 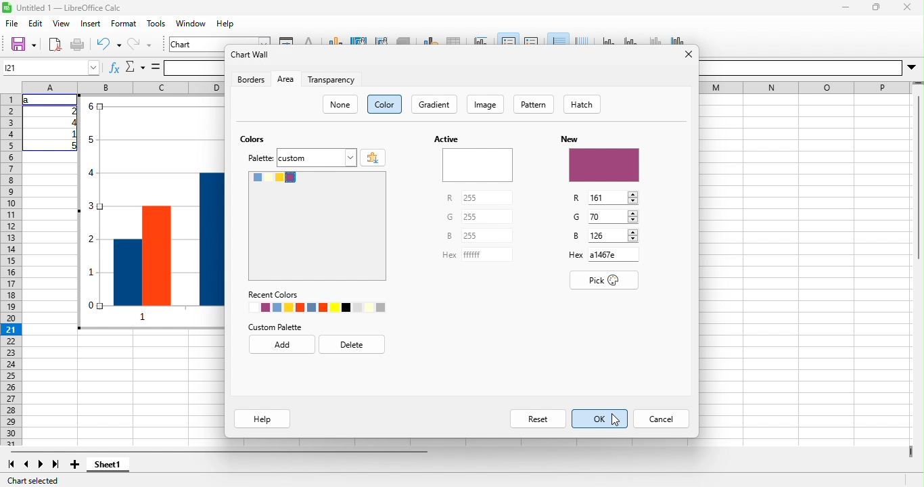 I want to click on data table, so click(x=454, y=40).